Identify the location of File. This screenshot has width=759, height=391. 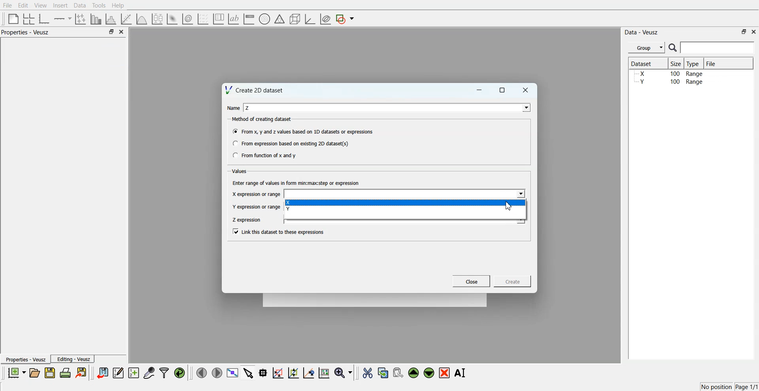
(712, 63).